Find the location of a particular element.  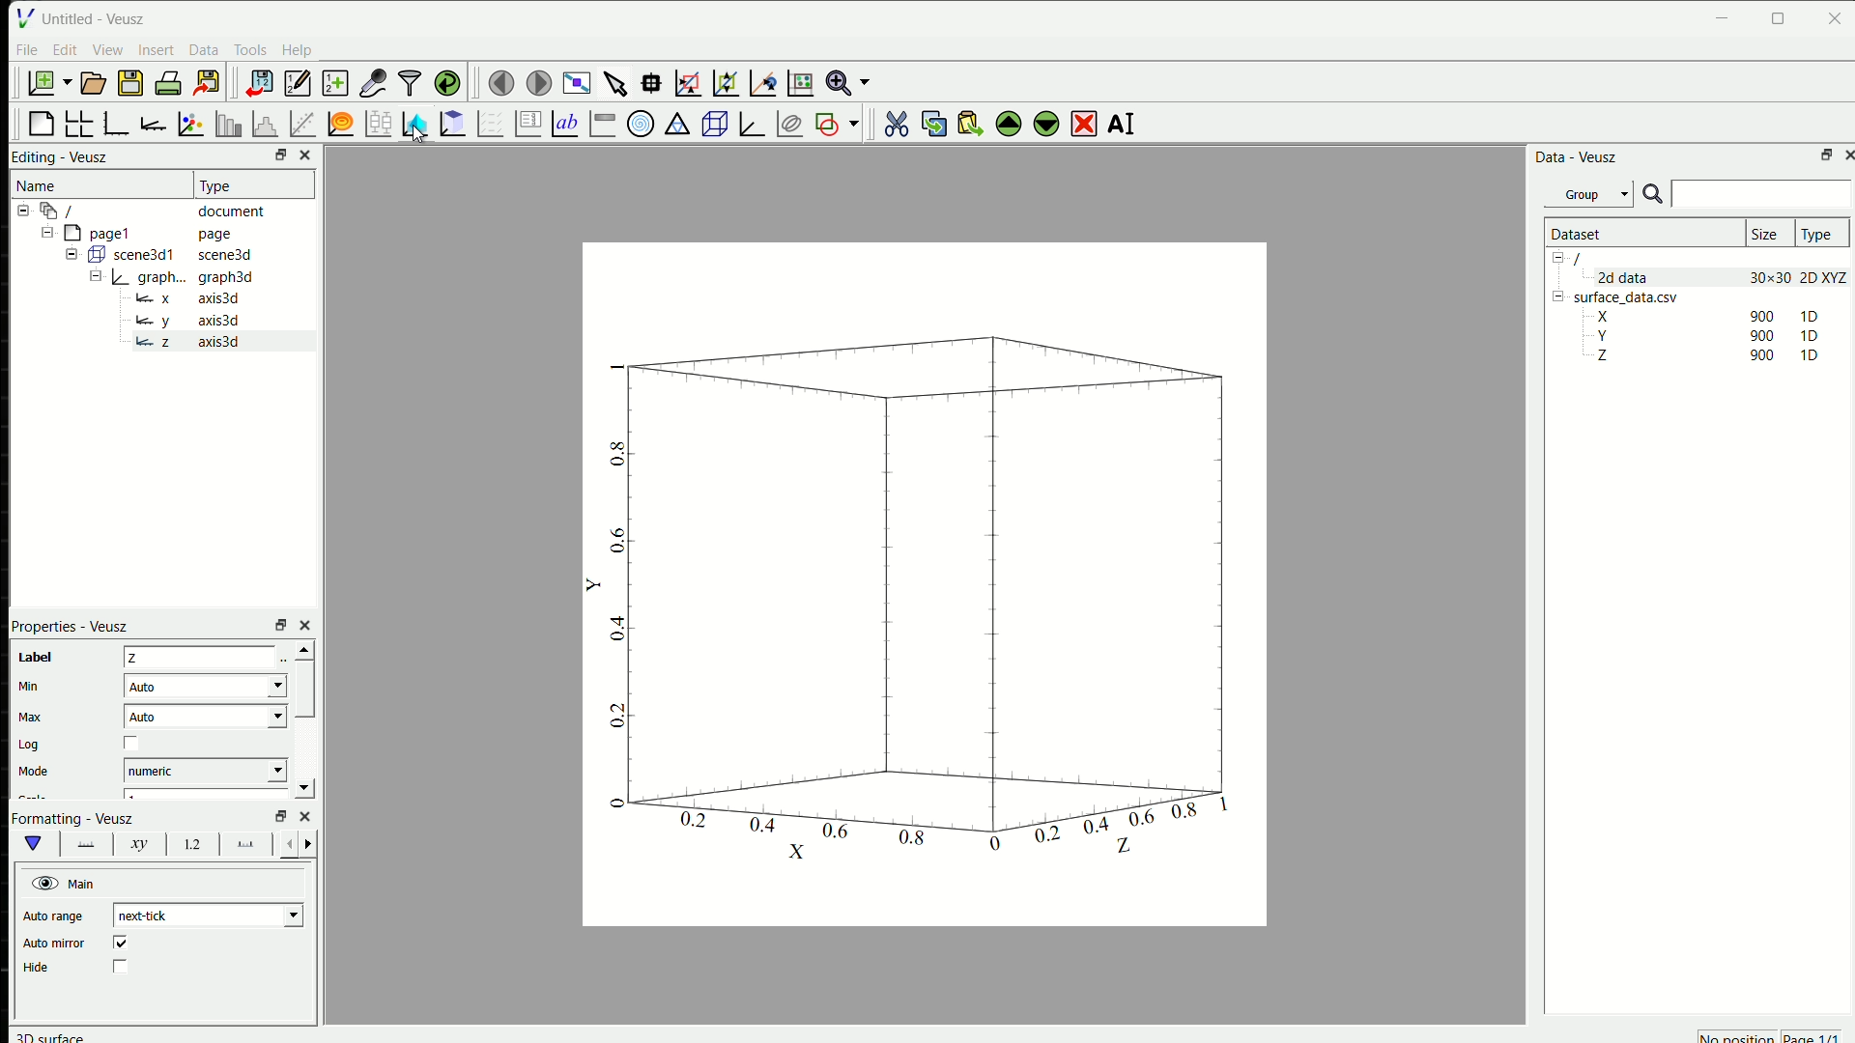

Collapse /expand is located at coordinates (1557, 259).